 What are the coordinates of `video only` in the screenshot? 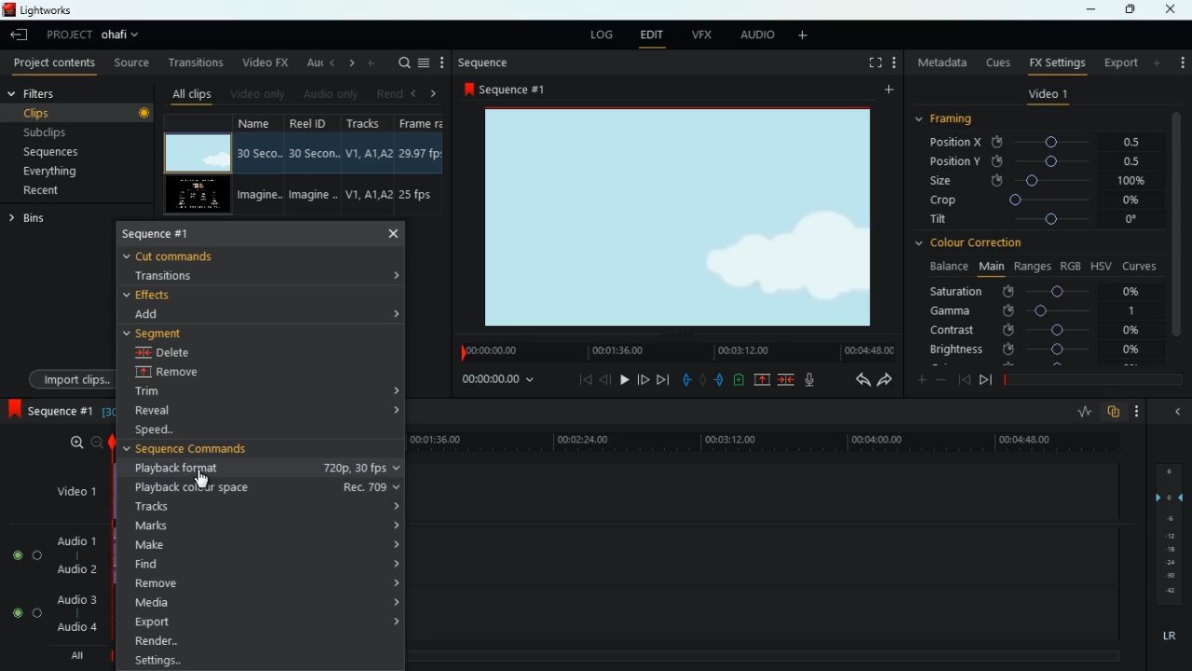 It's located at (258, 95).